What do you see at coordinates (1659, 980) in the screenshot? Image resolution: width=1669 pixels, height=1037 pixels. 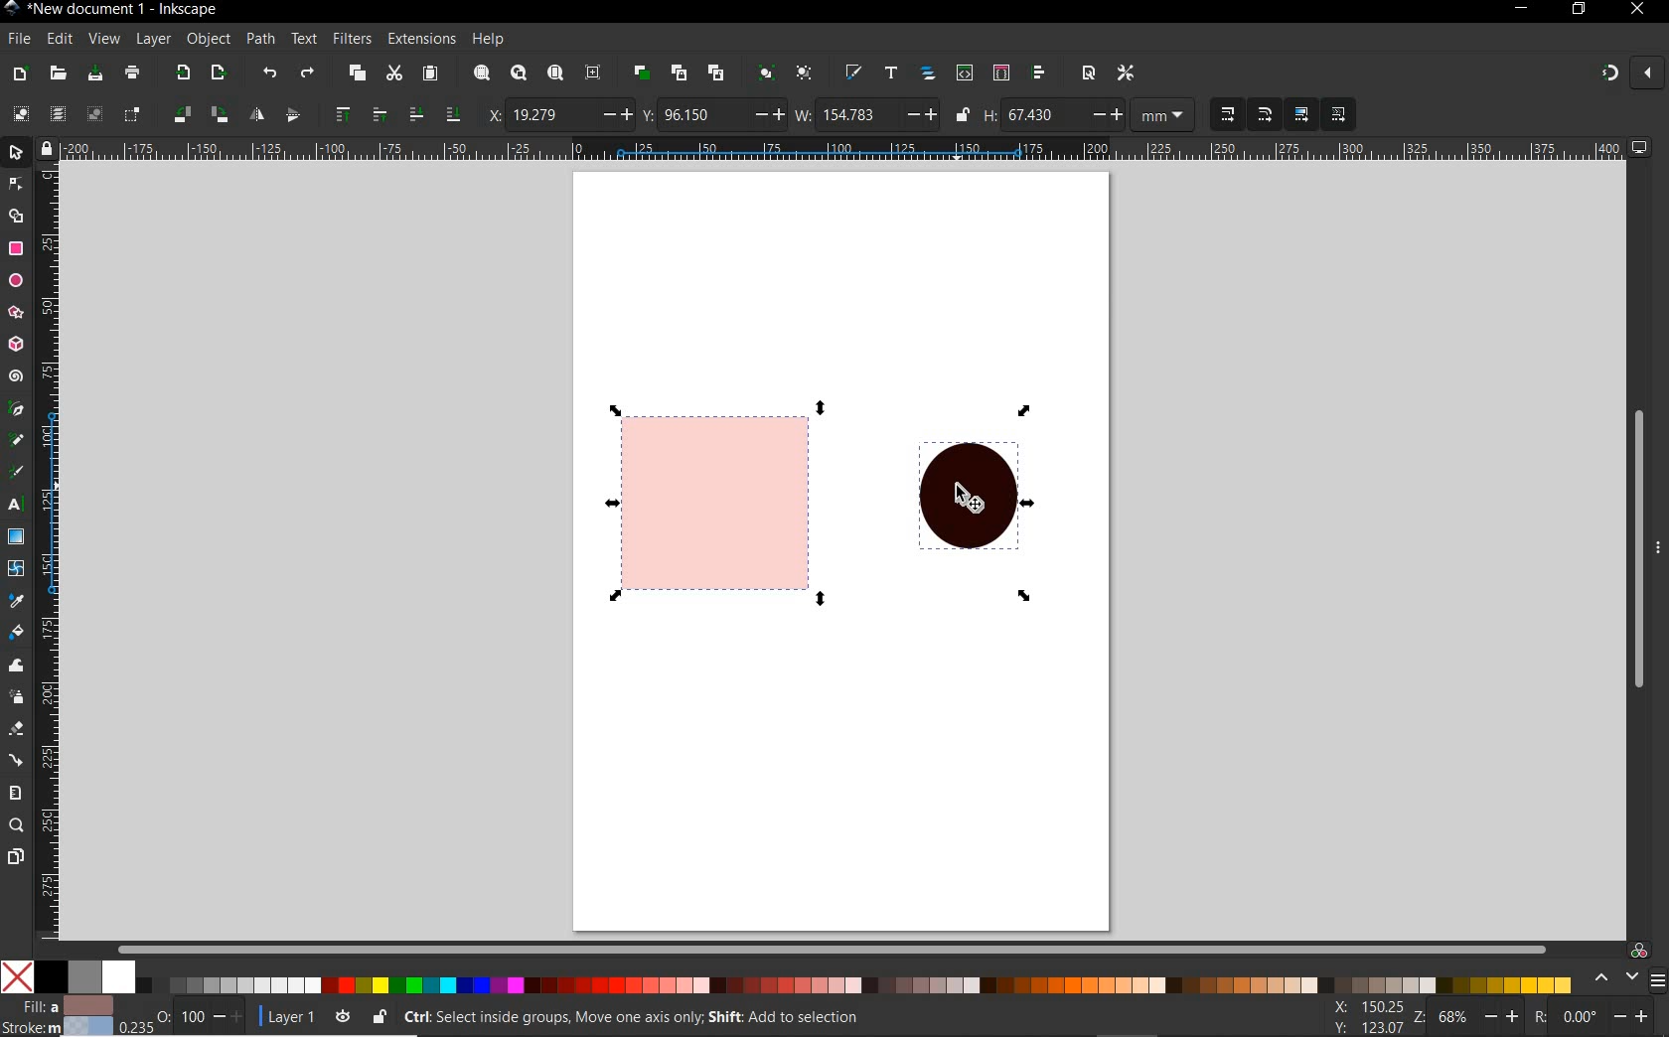 I see `SIDEBAR` at bounding box center [1659, 980].